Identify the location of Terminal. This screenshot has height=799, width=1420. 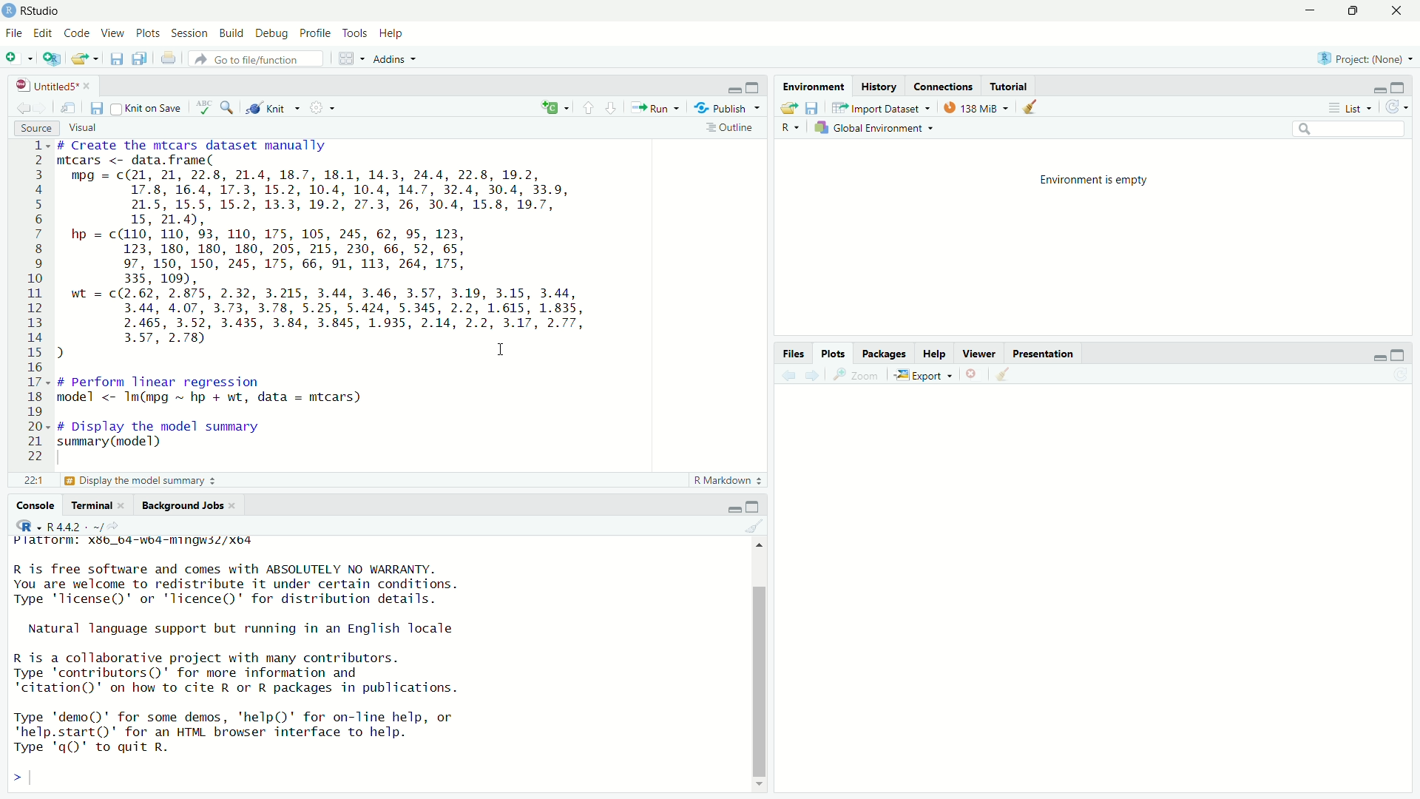
(94, 507).